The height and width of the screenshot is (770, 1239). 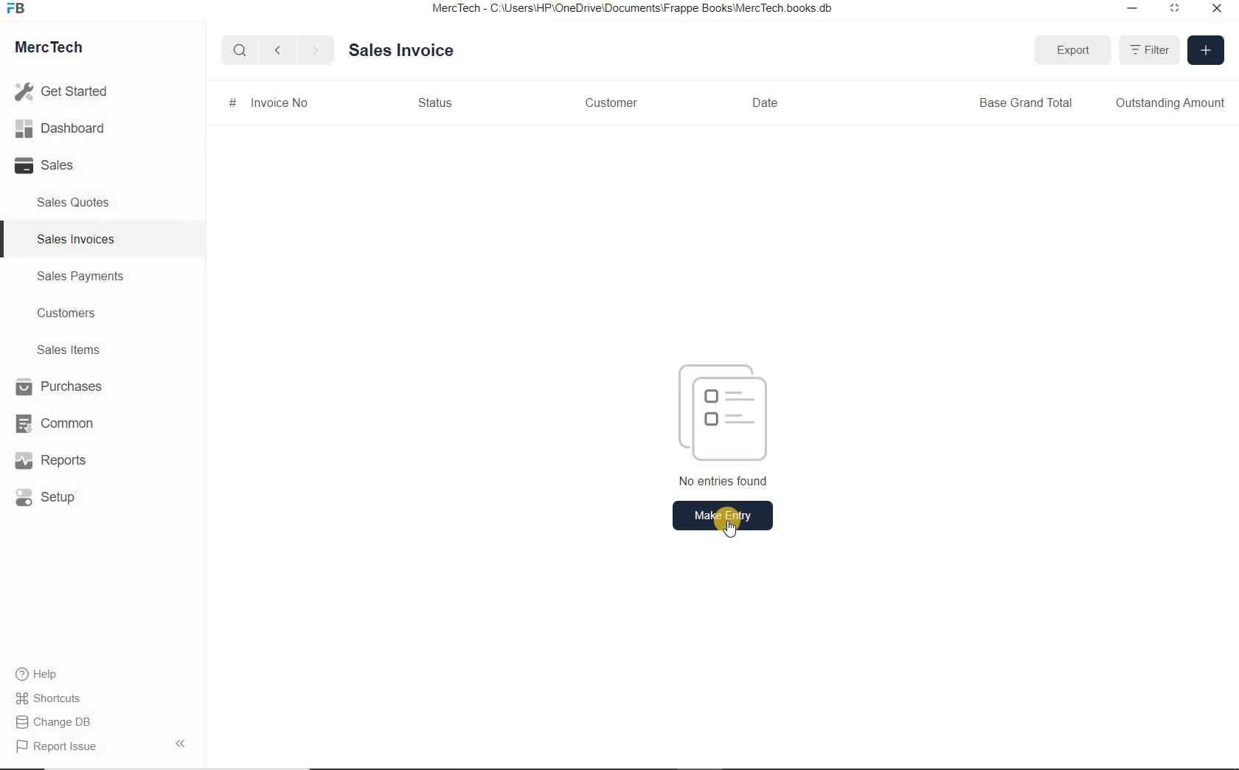 What do you see at coordinates (62, 461) in the screenshot?
I see `Reports` at bounding box center [62, 461].